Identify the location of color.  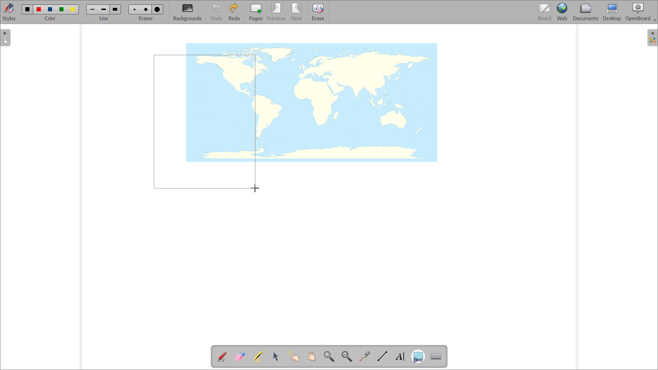
(50, 18).